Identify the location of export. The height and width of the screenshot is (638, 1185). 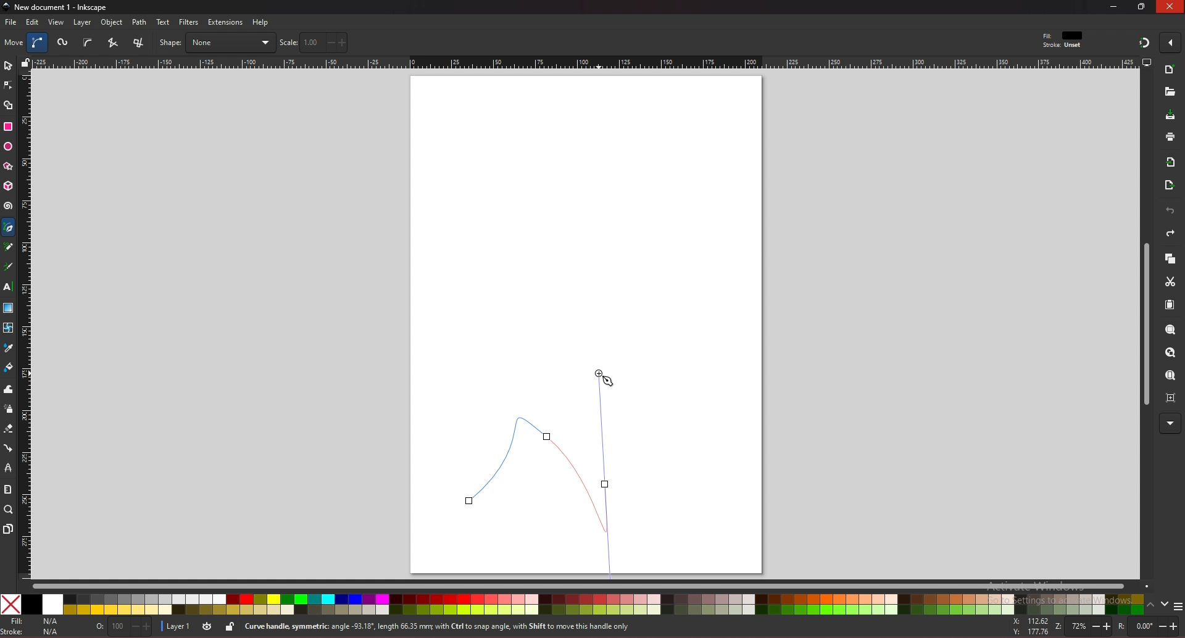
(1170, 186).